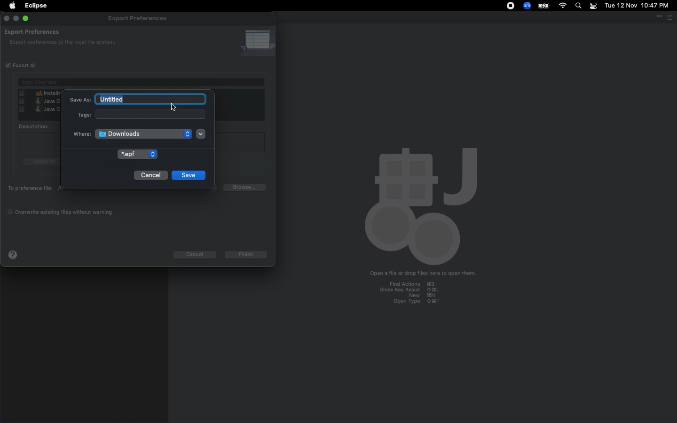 The height and width of the screenshot is (423, 677). I want to click on Help, so click(15, 255).